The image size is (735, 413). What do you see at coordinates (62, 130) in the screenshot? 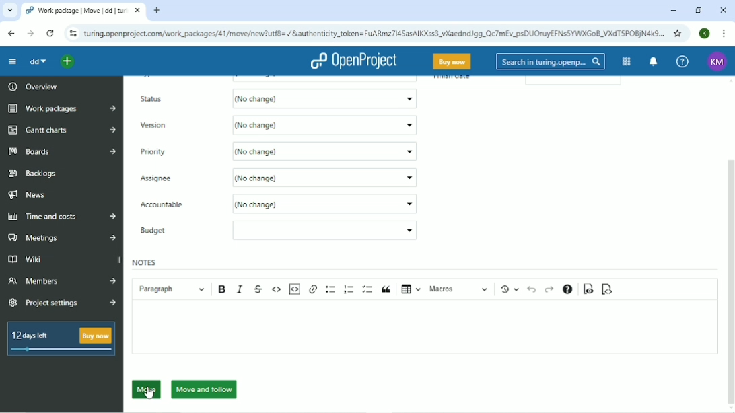
I see `Gantt charts` at bounding box center [62, 130].